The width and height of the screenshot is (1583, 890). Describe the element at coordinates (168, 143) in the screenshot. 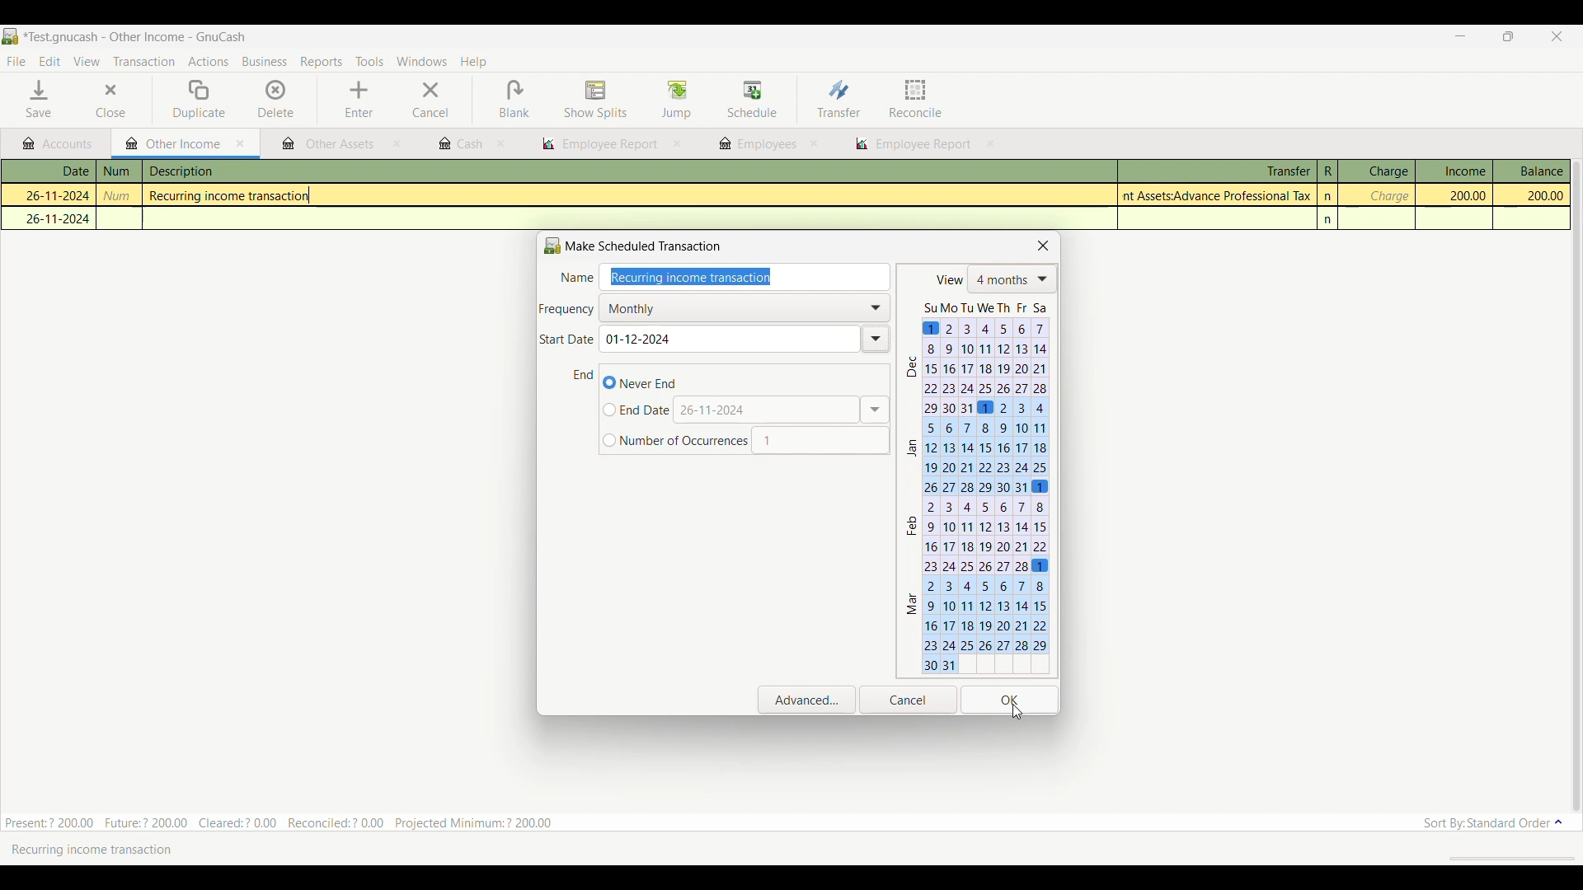

I see `Current tab highlight` at that location.